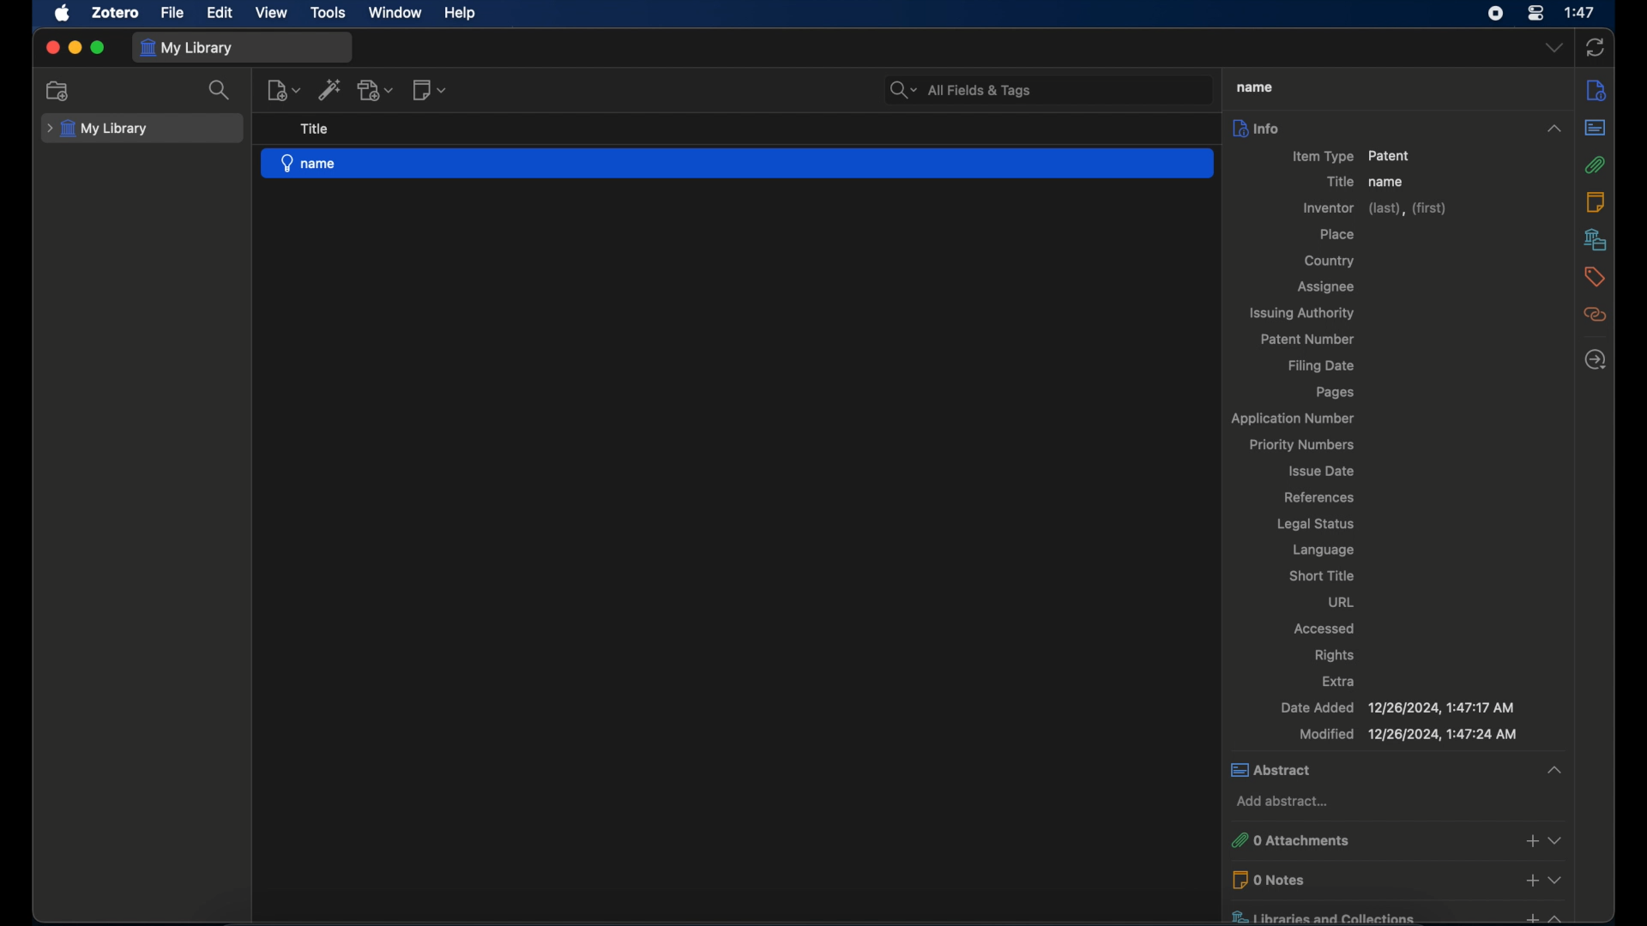 Image resolution: width=1647 pixels, height=926 pixels. I want to click on add, so click(1531, 881).